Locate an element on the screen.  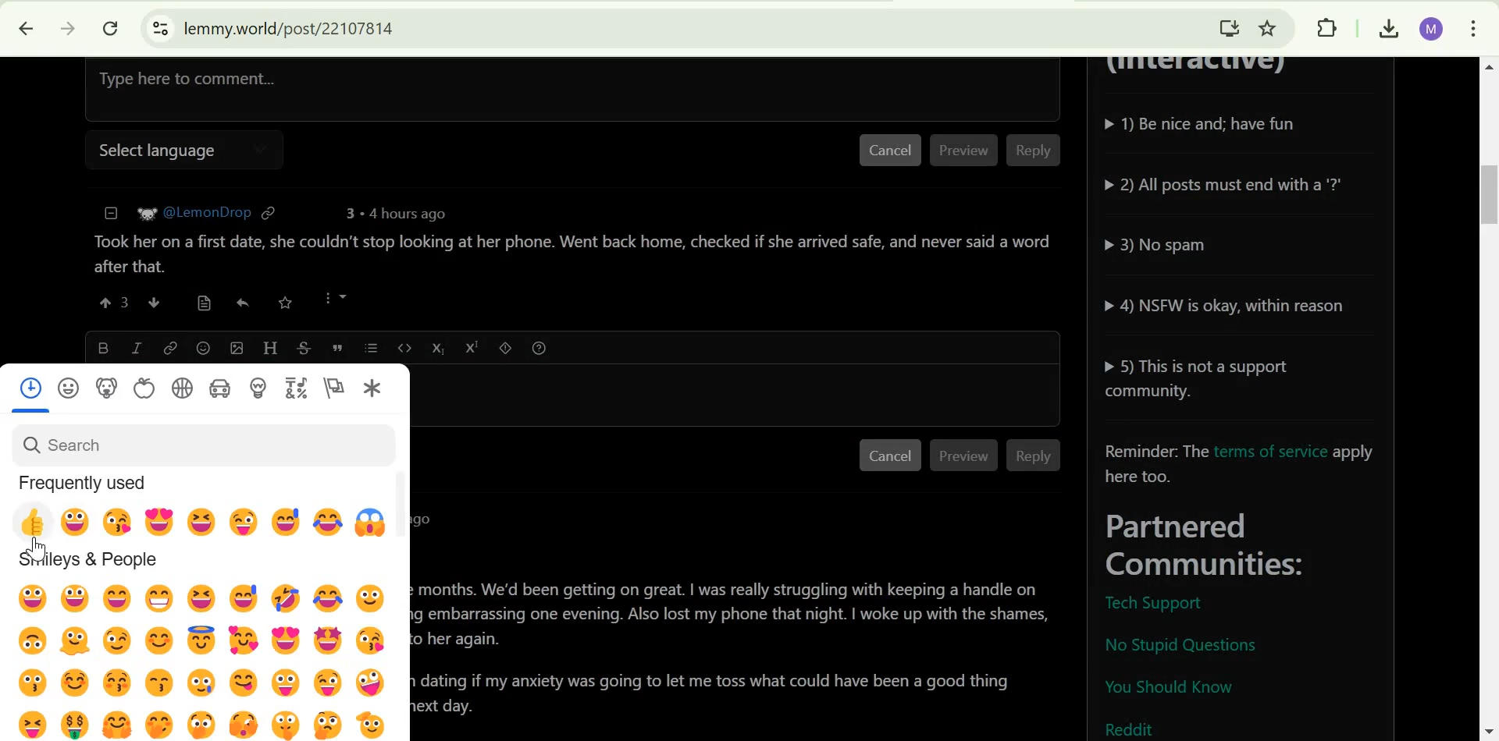
Emojis is located at coordinates (202, 519).